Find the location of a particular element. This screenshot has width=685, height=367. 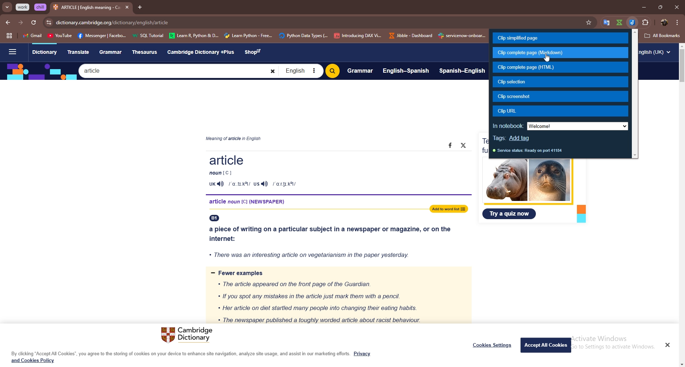

resize is located at coordinates (660, 7).